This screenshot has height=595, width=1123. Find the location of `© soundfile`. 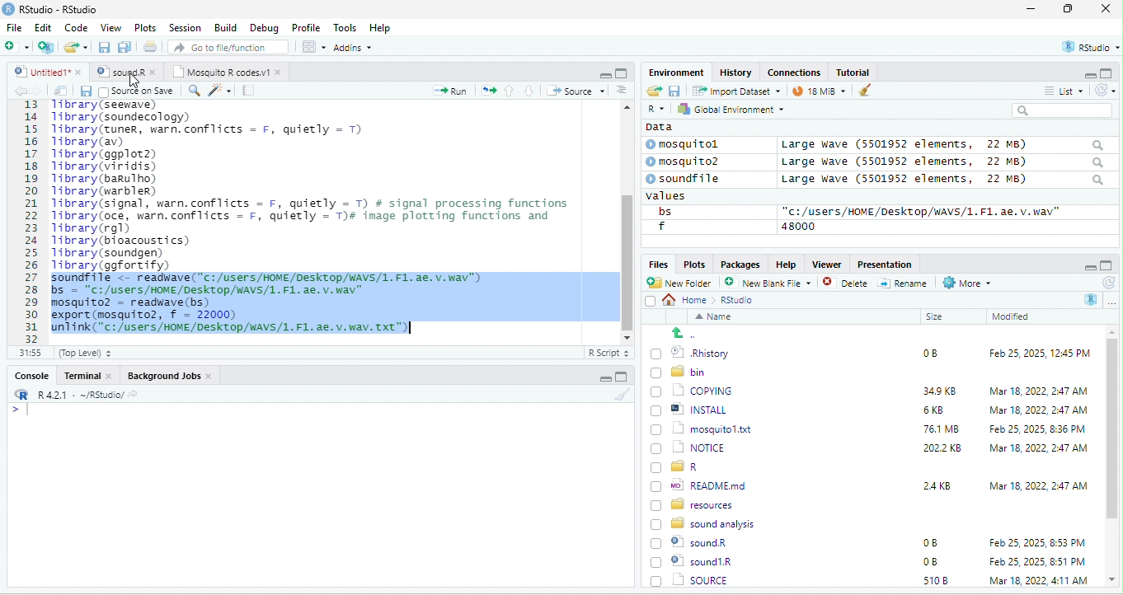

© soundfile is located at coordinates (690, 178).